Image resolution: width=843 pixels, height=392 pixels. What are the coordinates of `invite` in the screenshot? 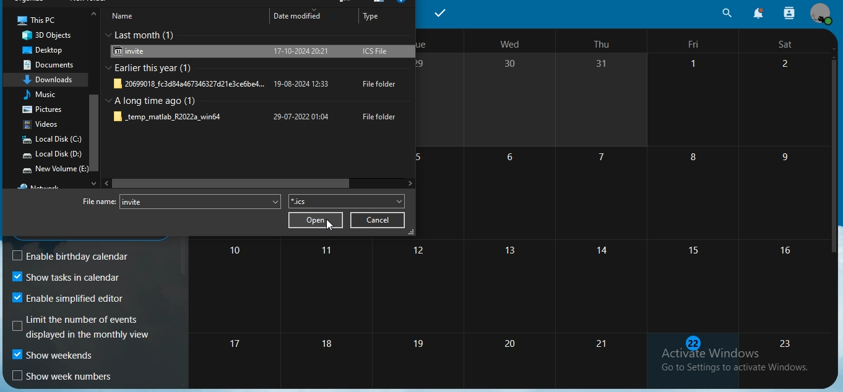 It's located at (199, 202).